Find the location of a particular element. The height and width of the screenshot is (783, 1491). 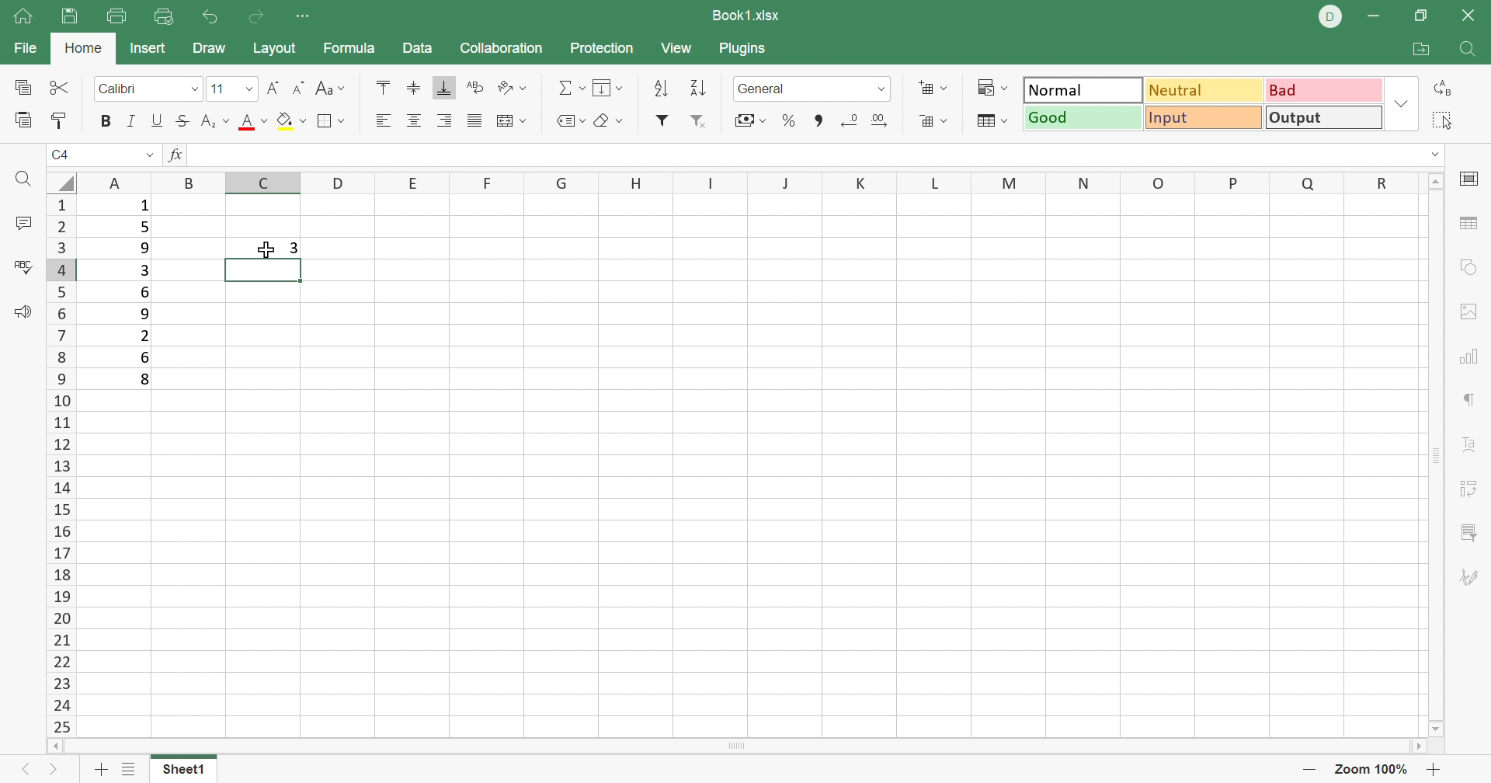

Italic is located at coordinates (133, 120).